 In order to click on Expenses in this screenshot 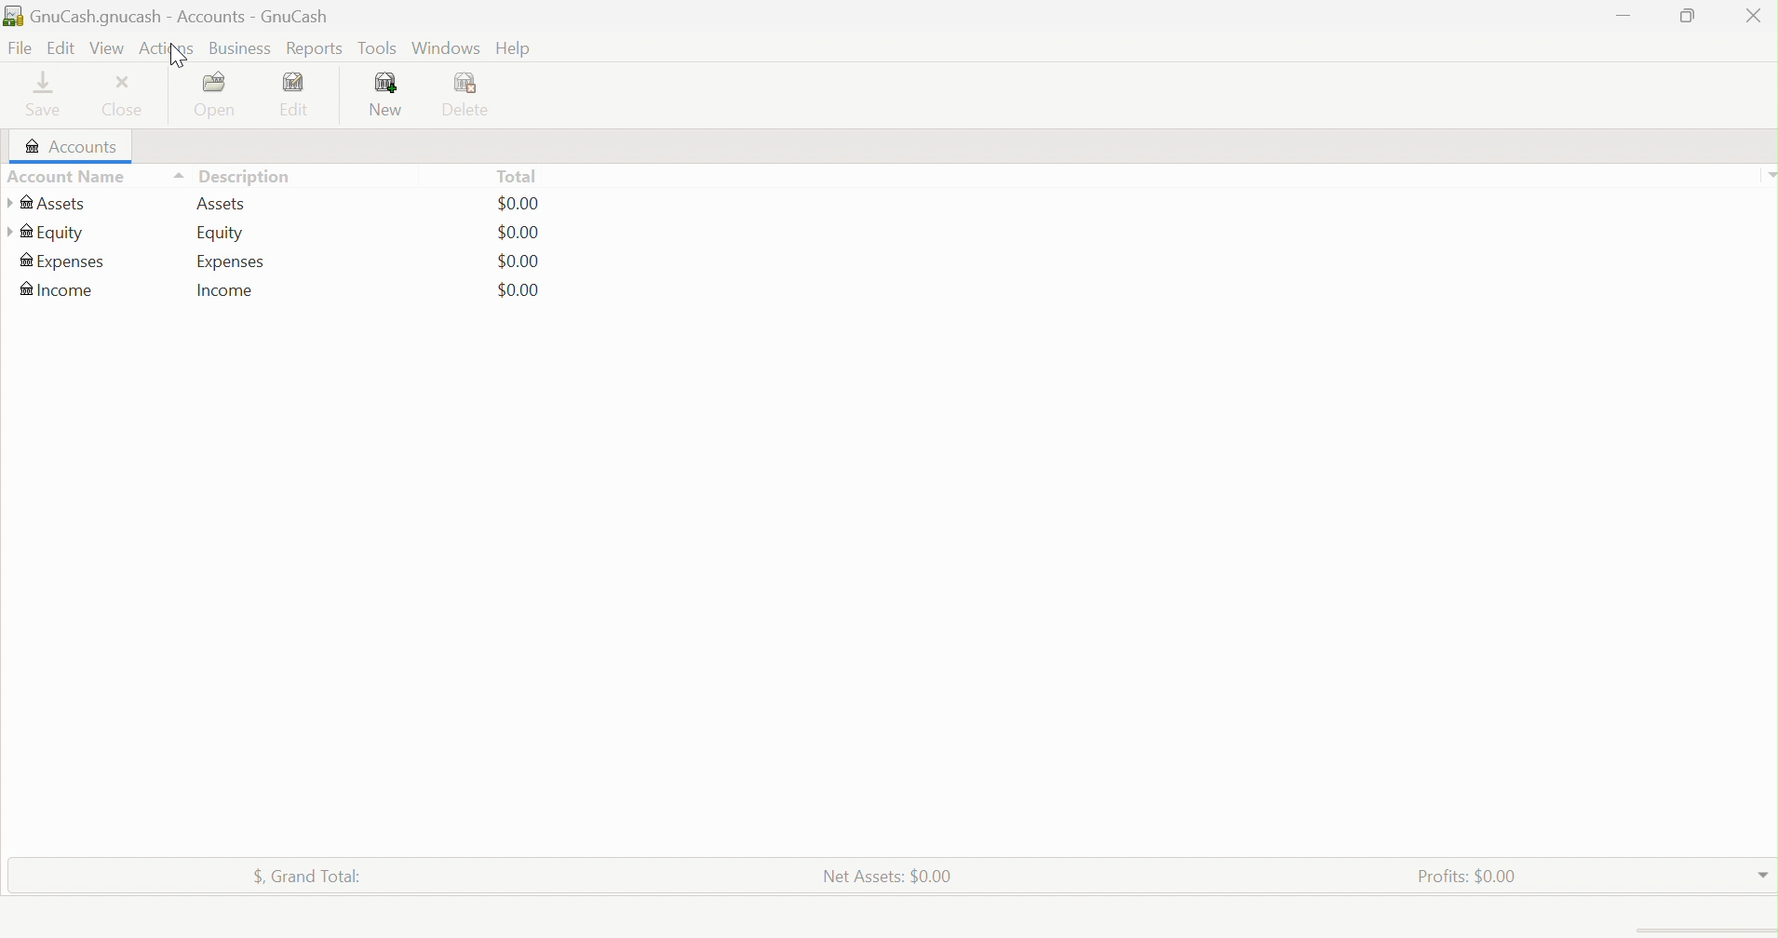, I will do `click(63, 263)`.